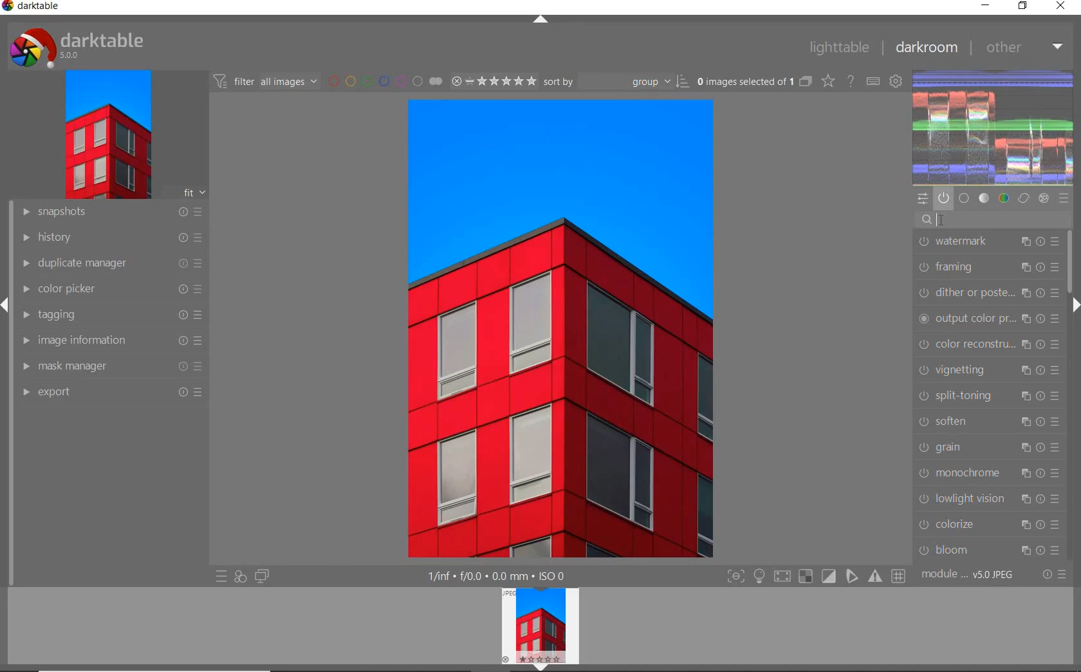  I want to click on correct, so click(1024, 199).